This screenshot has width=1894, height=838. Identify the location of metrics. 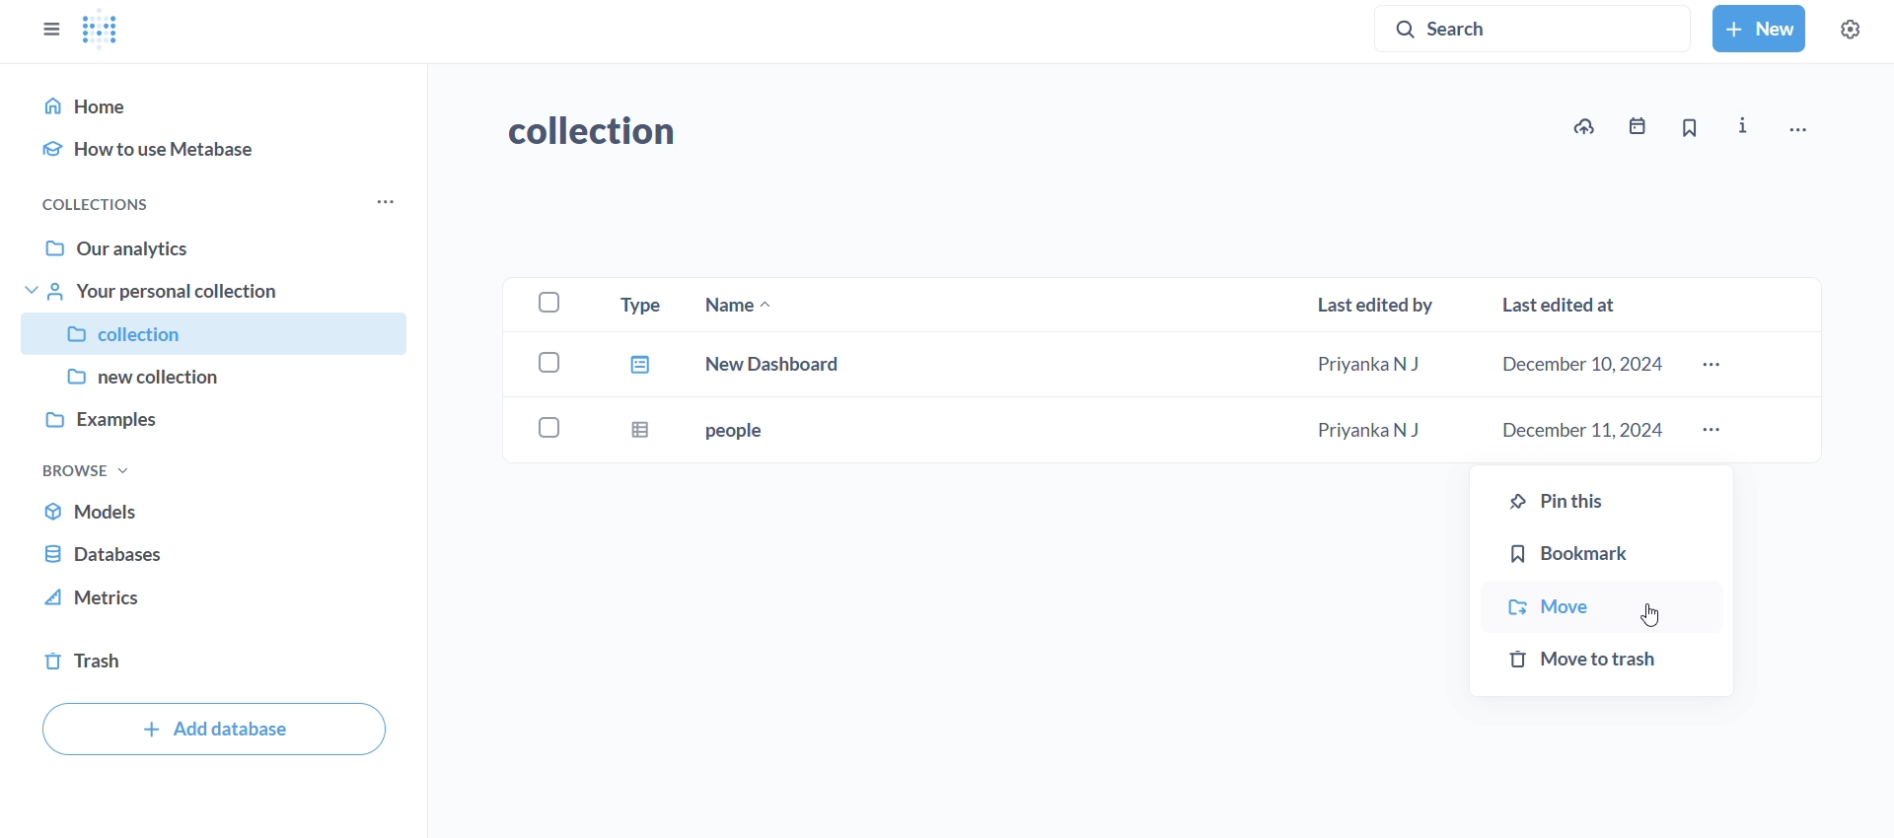
(217, 603).